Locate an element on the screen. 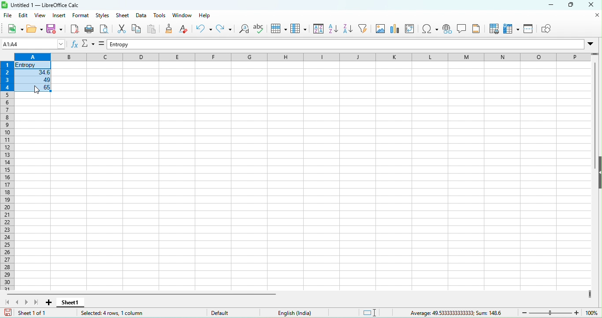 The height and width of the screenshot is (318, 602). find and replace is located at coordinates (243, 30).